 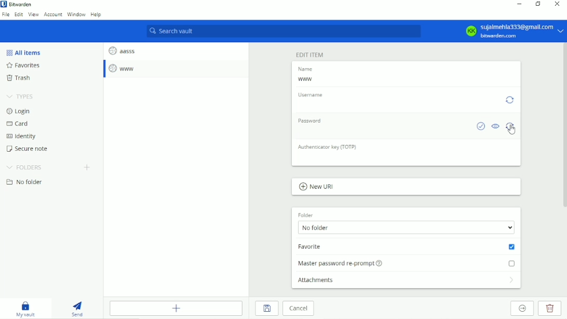 I want to click on Window, so click(x=77, y=15).